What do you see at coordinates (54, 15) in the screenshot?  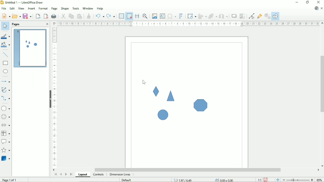 I see `Print` at bounding box center [54, 15].